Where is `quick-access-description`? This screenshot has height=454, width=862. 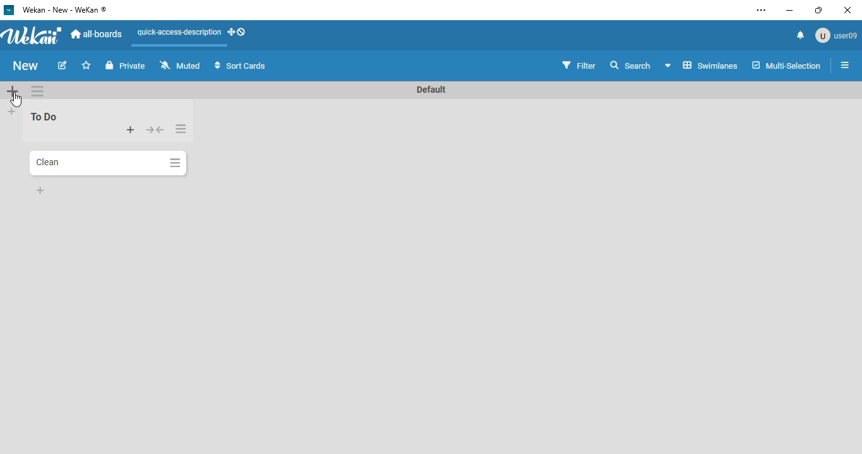
quick-access-description is located at coordinates (179, 32).